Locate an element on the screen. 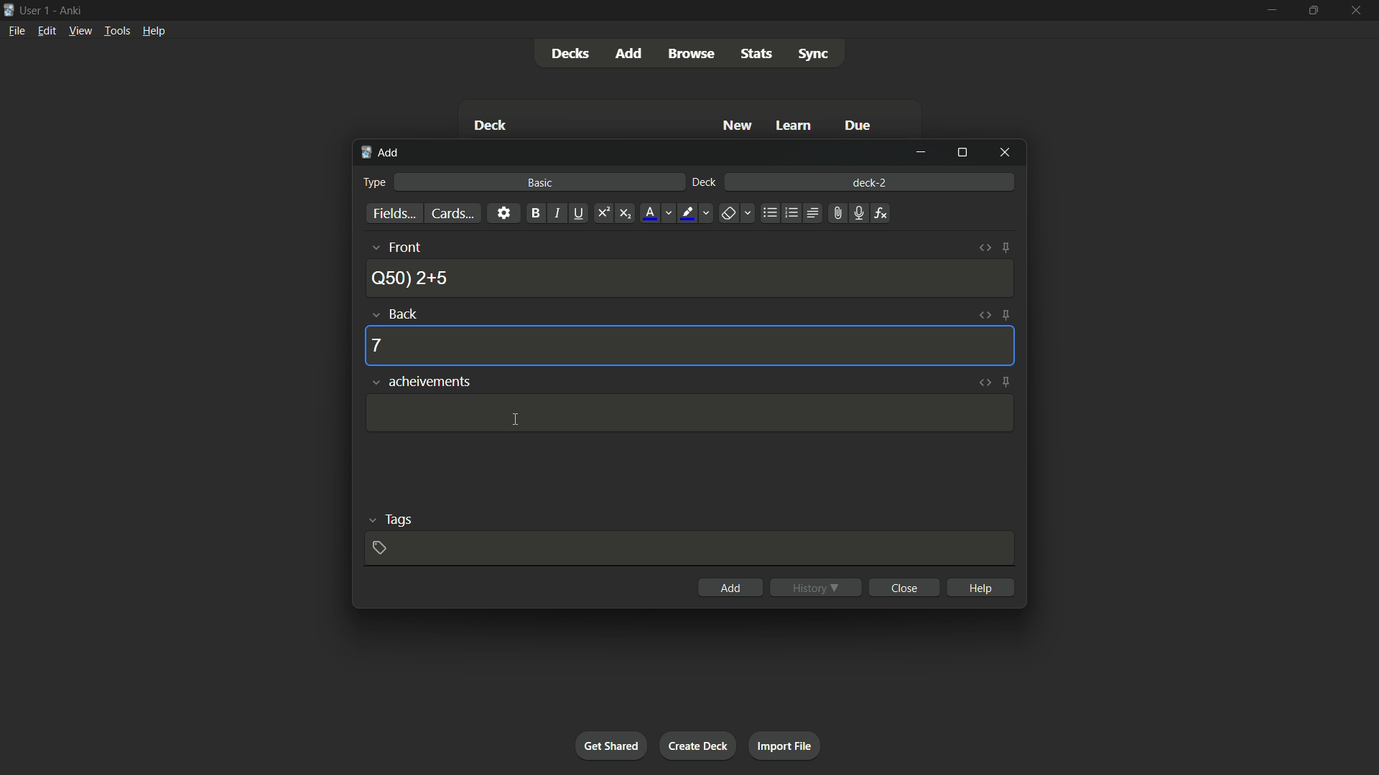 The width and height of the screenshot is (1379, 775). record audio is located at coordinates (858, 213).